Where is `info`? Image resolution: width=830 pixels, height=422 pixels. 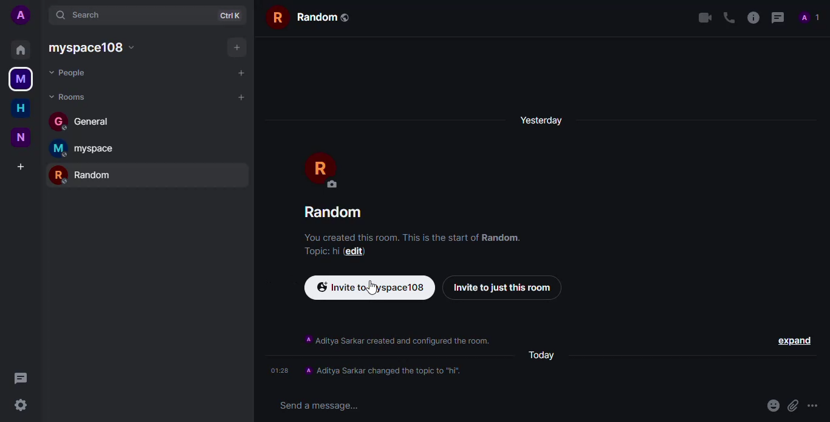 info is located at coordinates (752, 18).